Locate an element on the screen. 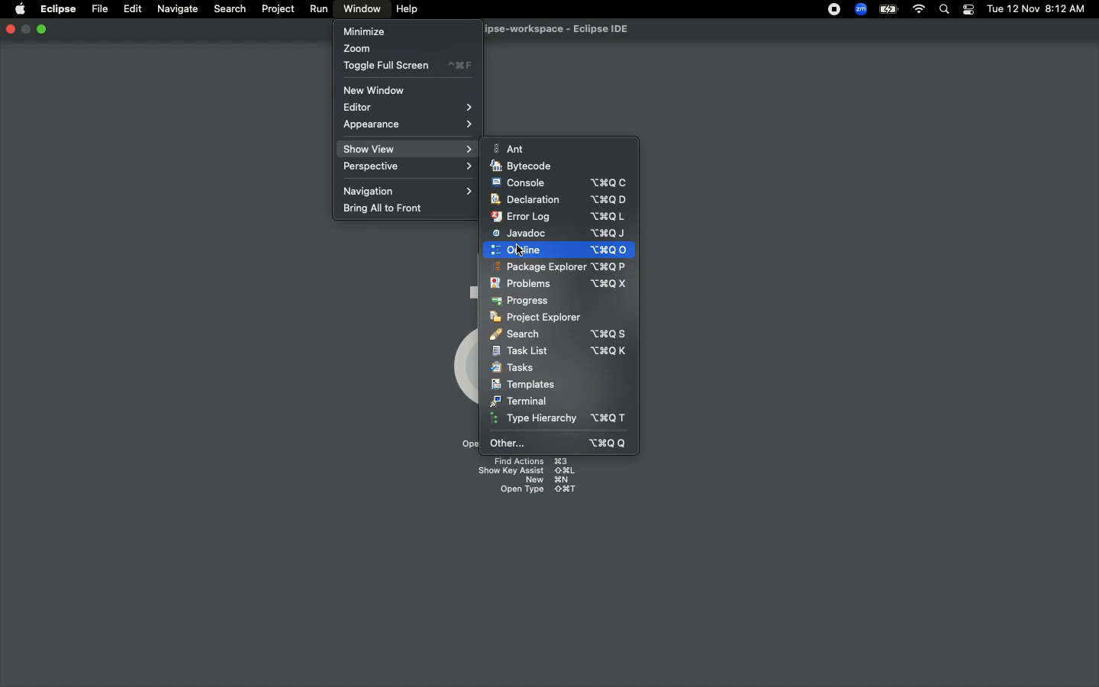 This screenshot has height=687, width=1099. Internet is located at coordinates (917, 10).